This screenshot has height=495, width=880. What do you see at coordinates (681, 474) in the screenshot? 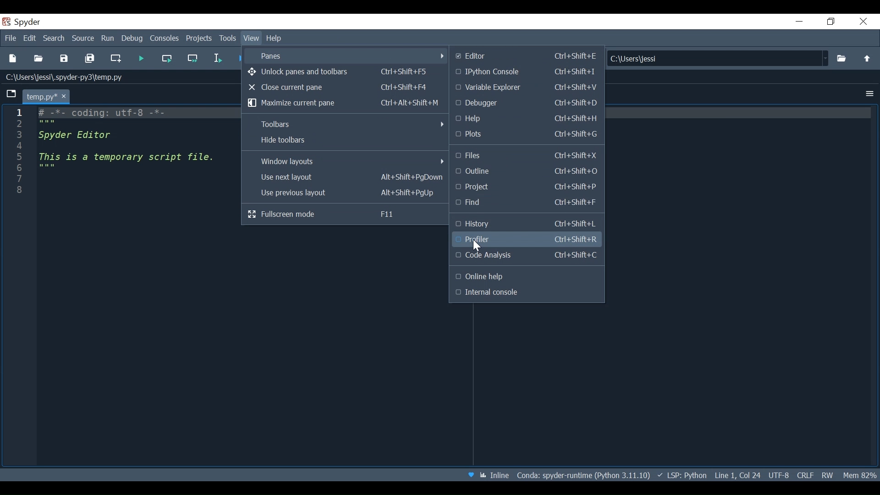
I see `Language` at bounding box center [681, 474].